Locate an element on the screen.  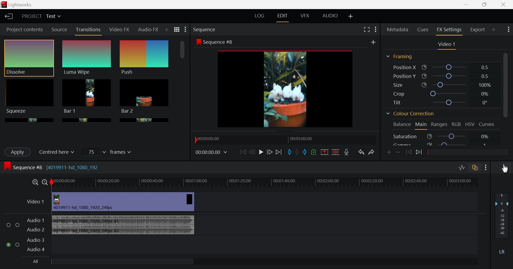
VFX Layout is located at coordinates (305, 17).